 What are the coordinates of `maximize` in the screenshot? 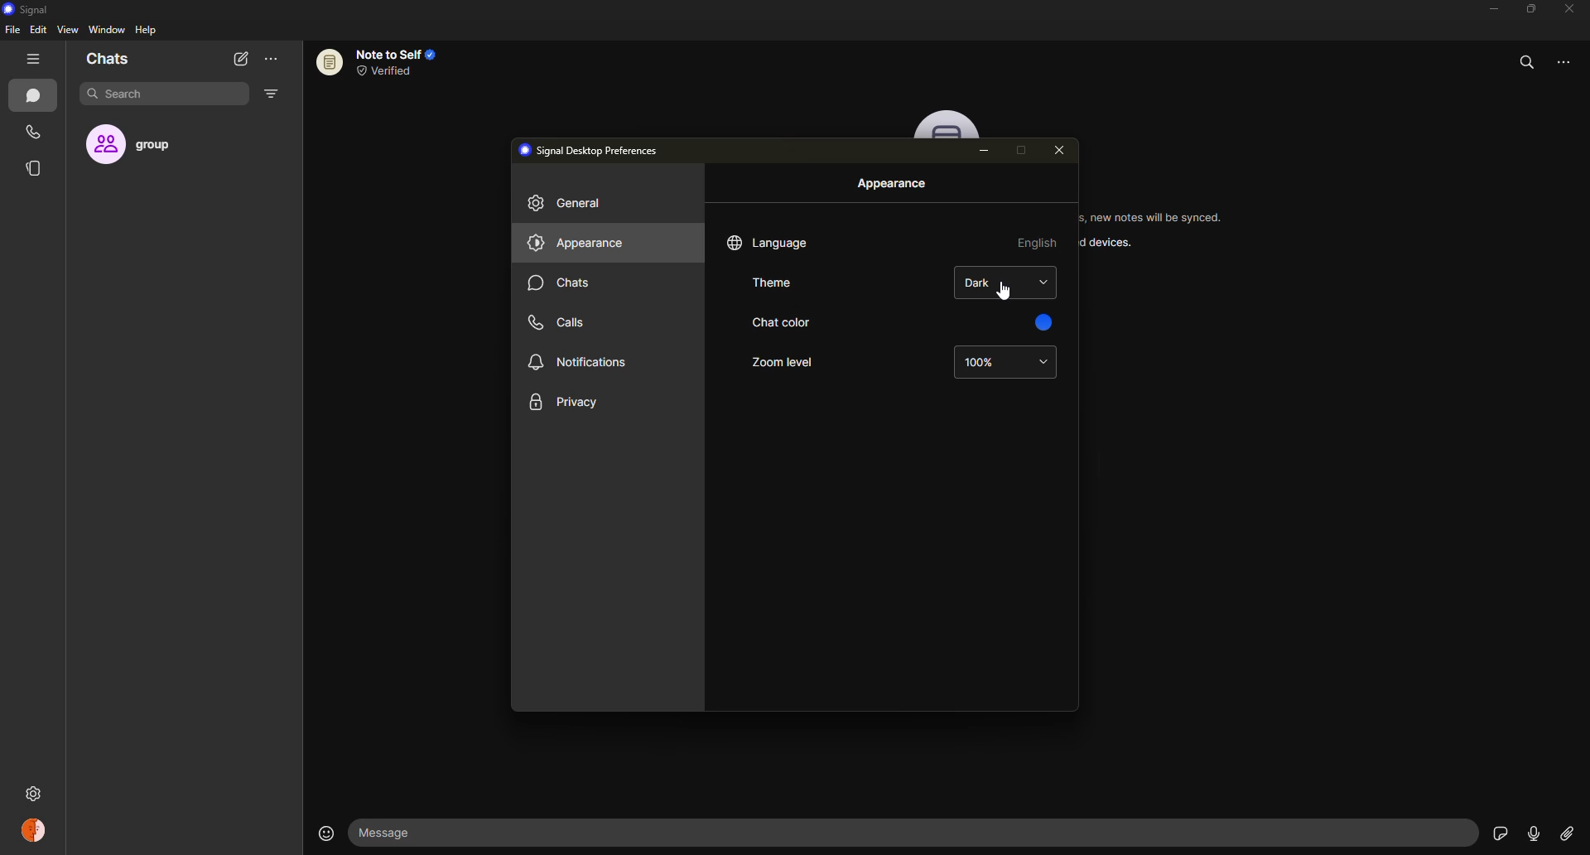 It's located at (1527, 9).